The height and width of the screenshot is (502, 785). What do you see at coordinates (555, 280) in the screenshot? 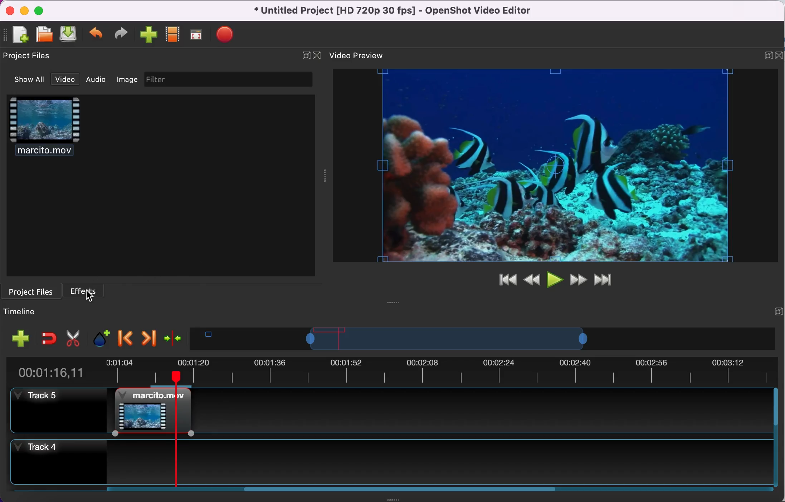
I see `play` at bounding box center [555, 280].